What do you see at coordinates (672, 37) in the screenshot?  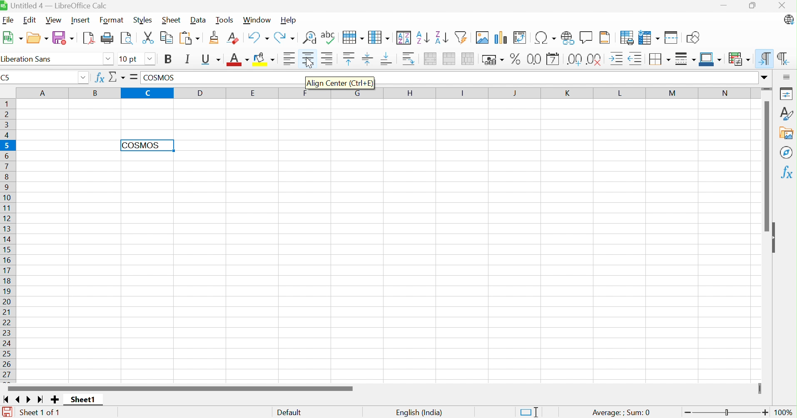 I see `Split Window` at bounding box center [672, 37].